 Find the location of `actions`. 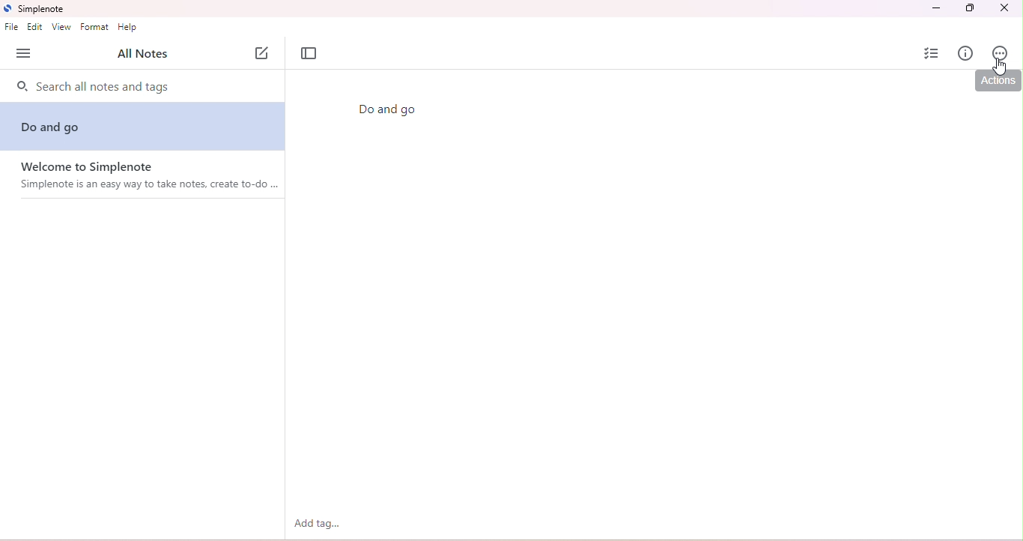

actions is located at coordinates (999, 81).